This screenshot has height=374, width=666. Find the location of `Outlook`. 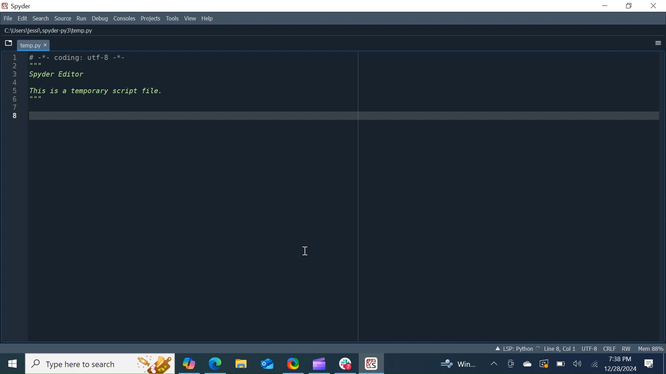

Outlook is located at coordinates (267, 364).